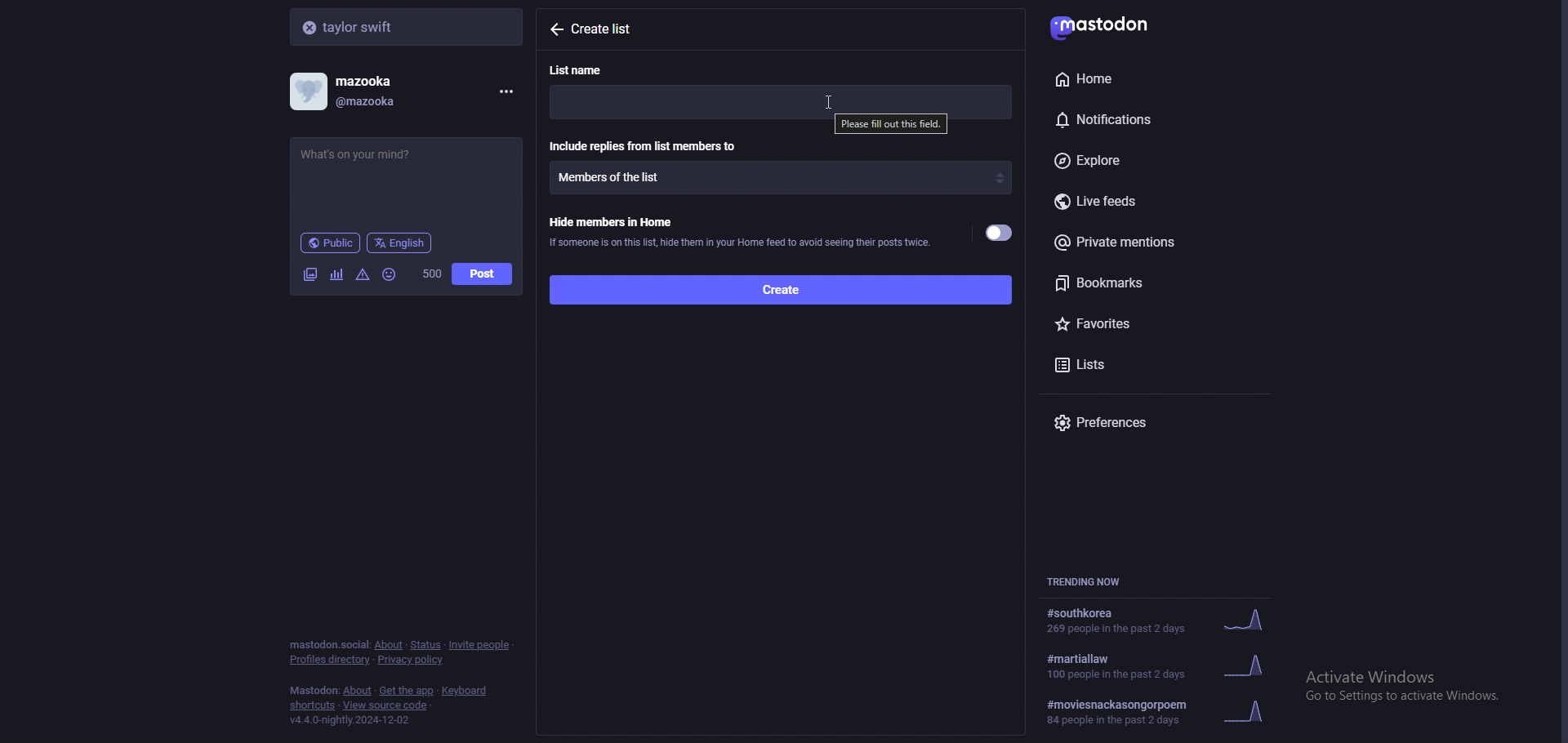 The width and height of the screenshot is (1568, 743). Describe the element at coordinates (407, 691) in the screenshot. I see `get the app` at that location.